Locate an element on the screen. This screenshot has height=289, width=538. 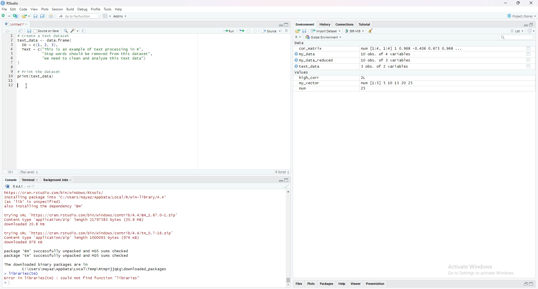
expand is located at coordinates (525, 284).